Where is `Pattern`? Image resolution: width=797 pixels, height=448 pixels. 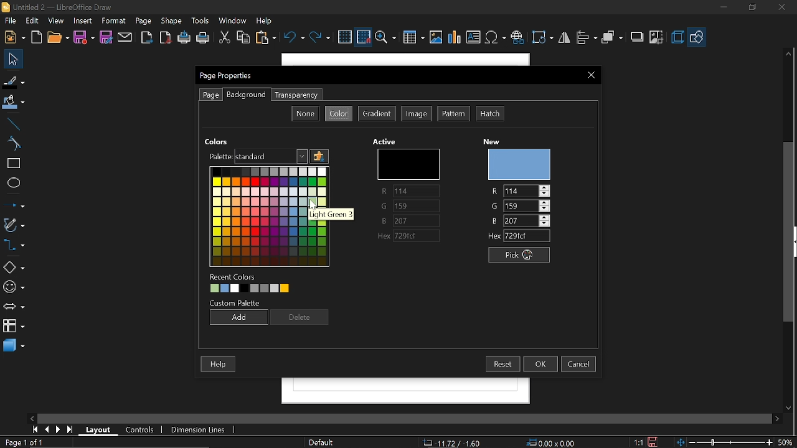 Pattern is located at coordinates (454, 114).